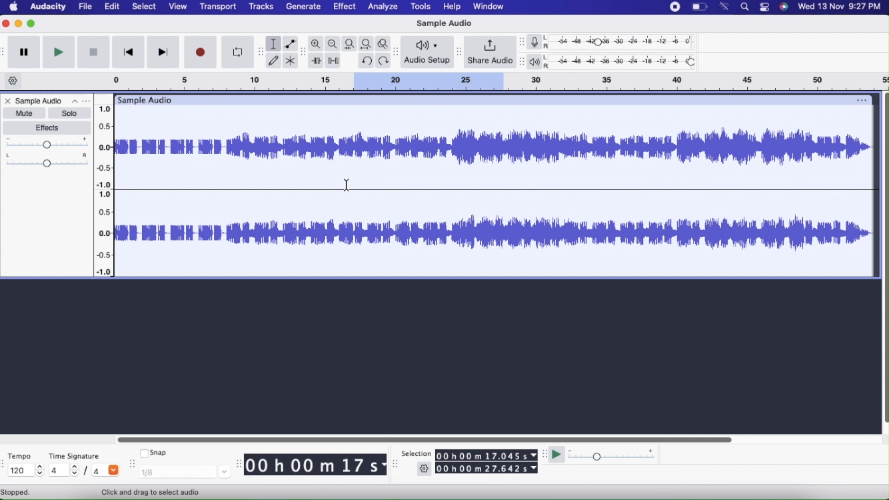 Image resolution: width=889 pixels, height=500 pixels. What do you see at coordinates (421, 7) in the screenshot?
I see `Tools` at bounding box center [421, 7].